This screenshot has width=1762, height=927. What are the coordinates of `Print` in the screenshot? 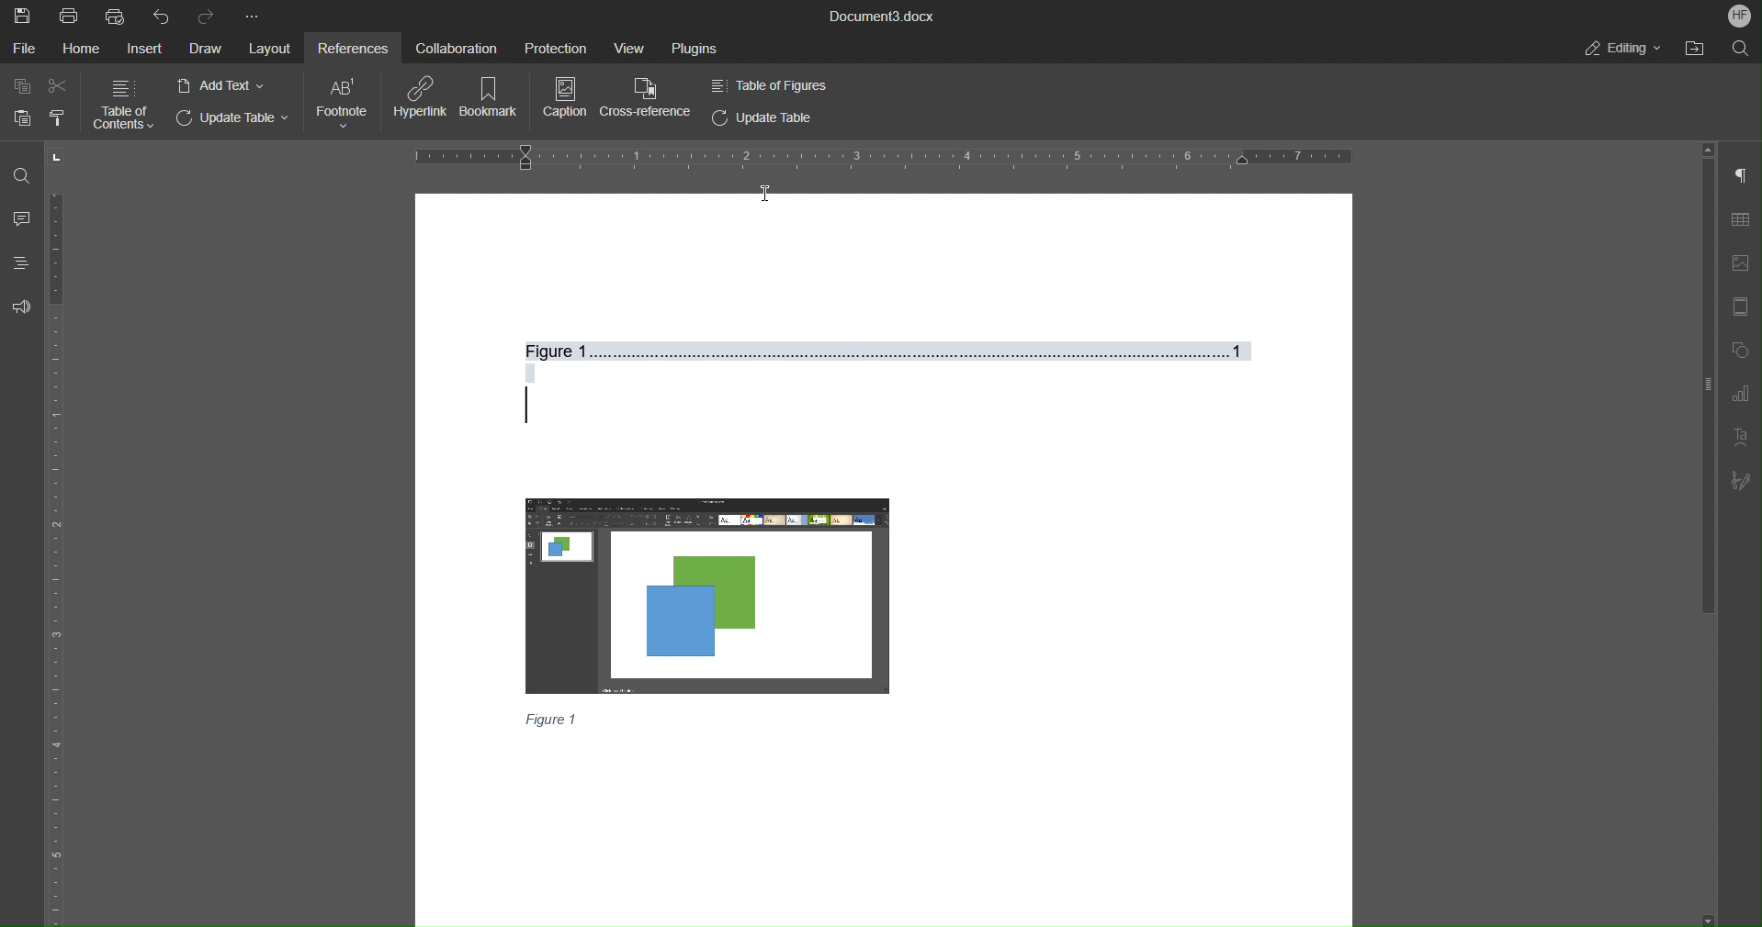 It's located at (70, 16).